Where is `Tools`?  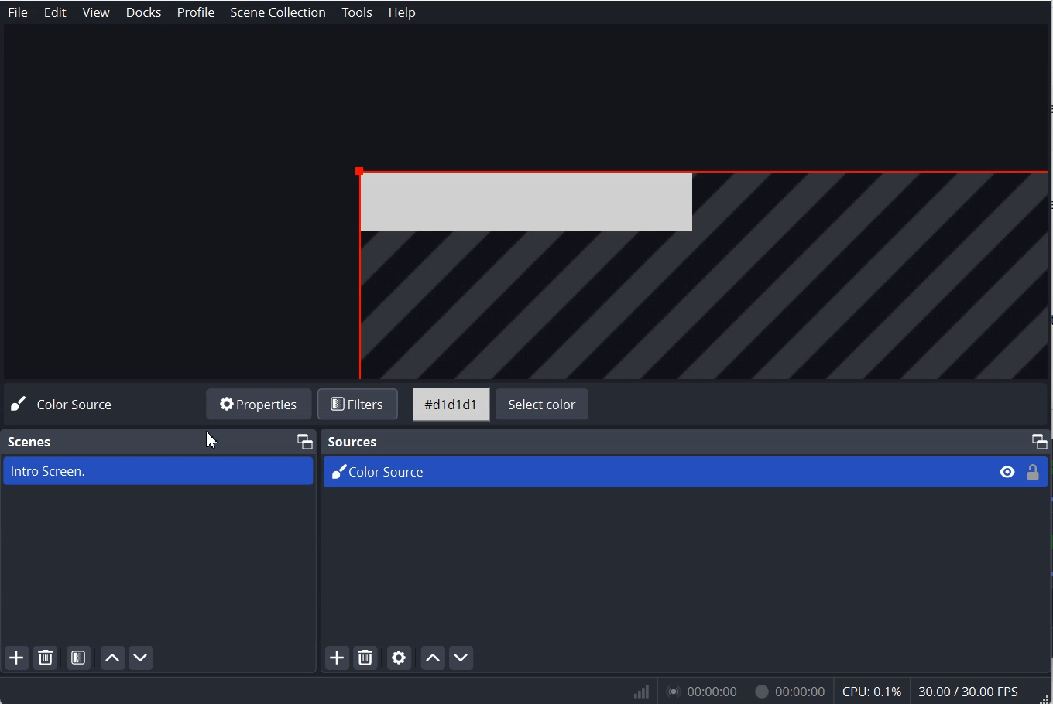 Tools is located at coordinates (357, 12).